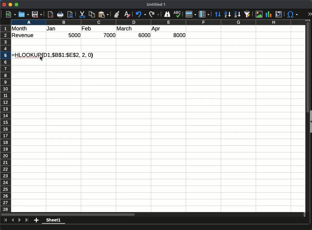 This screenshot has height=230, width=312. What do you see at coordinates (177, 14) in the screenshot?
I see `sketch` at bounding box center [177, 14].